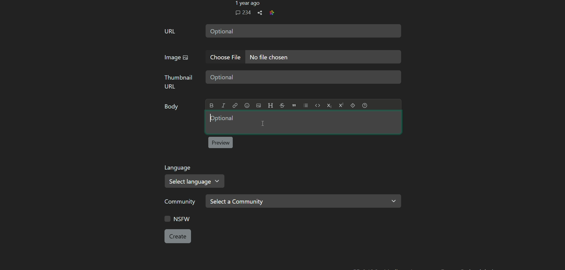  I want to click on Indicates post was created 1 year ago, so click(247, 4).